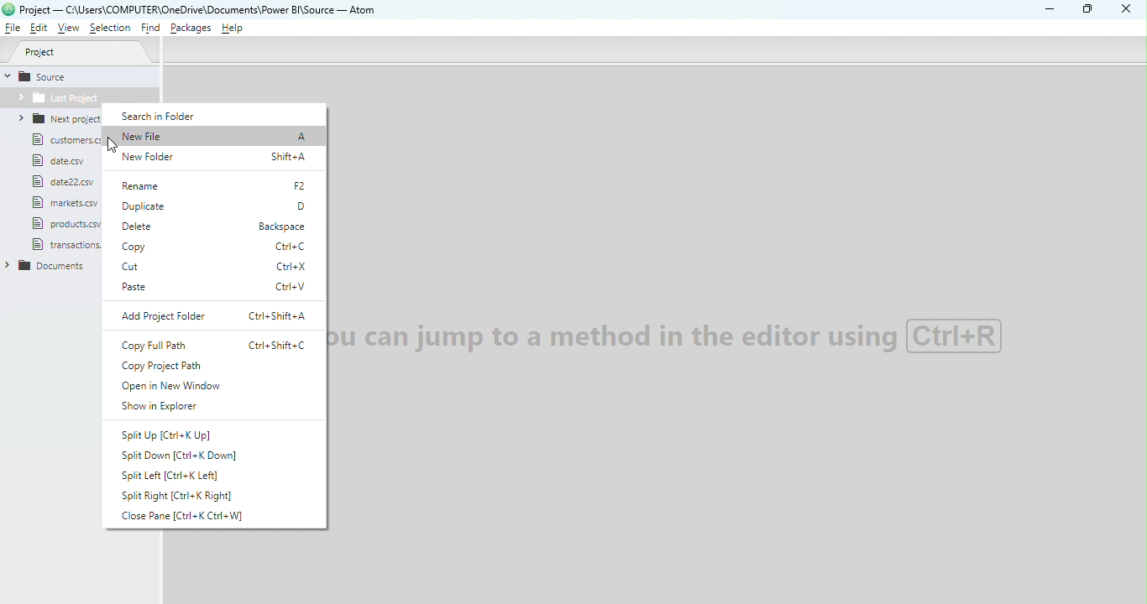  What do you see at coordinates (217, 226) in the screenshot?
I see `Delete` at bounding box center [217, 226].